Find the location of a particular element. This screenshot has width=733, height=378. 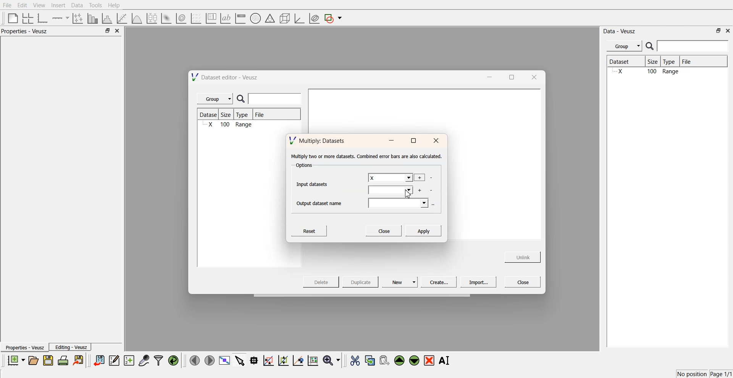

minimise or maximise is located at coordinates (718, 31).